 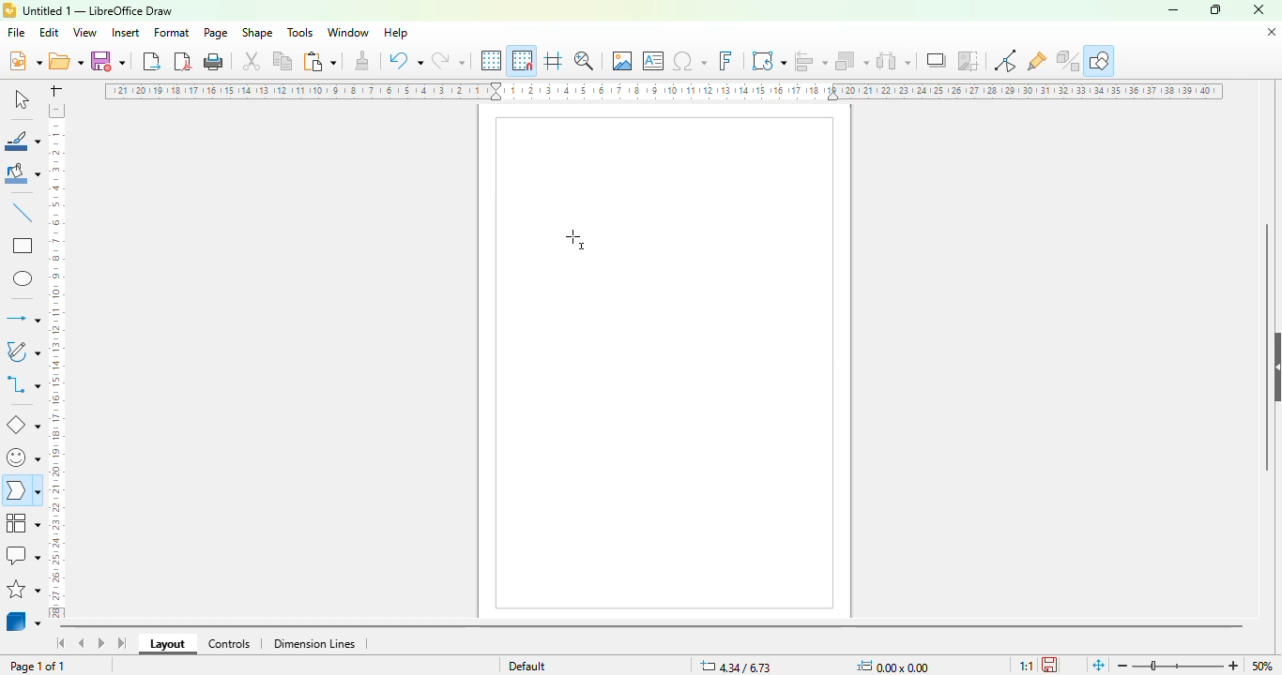 I want to click on basic shapes, so click(x=23, y=426).